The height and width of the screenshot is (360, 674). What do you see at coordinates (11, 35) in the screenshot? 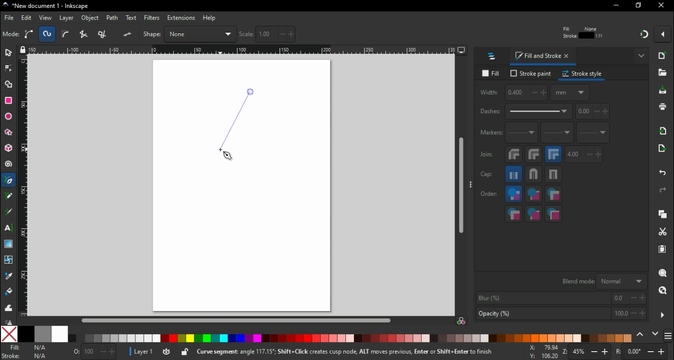
I see `mode` at bounding box center [11, 35].